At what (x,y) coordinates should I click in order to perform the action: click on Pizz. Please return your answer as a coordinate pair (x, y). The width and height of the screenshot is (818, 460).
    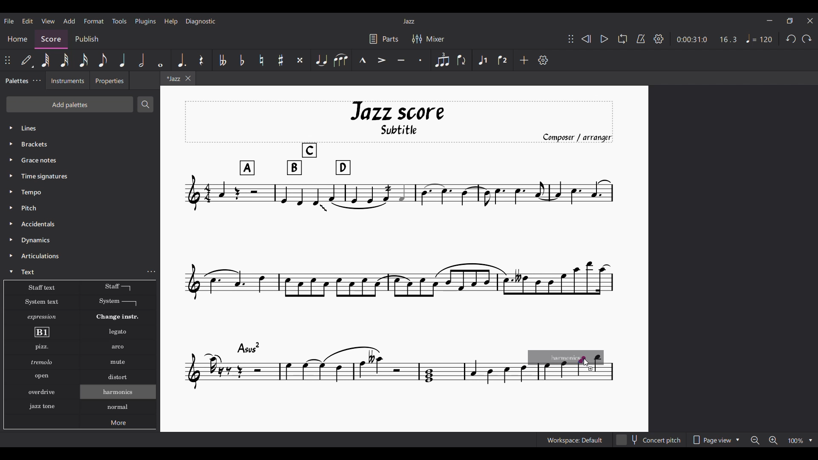
    Looking at the image, I should click on (41, 348).